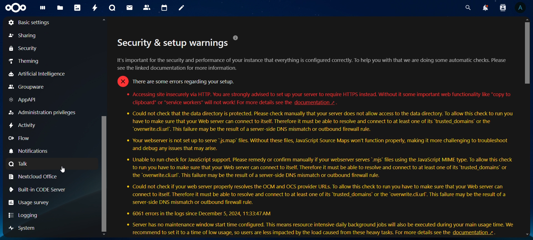 The width and height of the screenshot is (533, 240). I want to click on security, so click(23, 49).